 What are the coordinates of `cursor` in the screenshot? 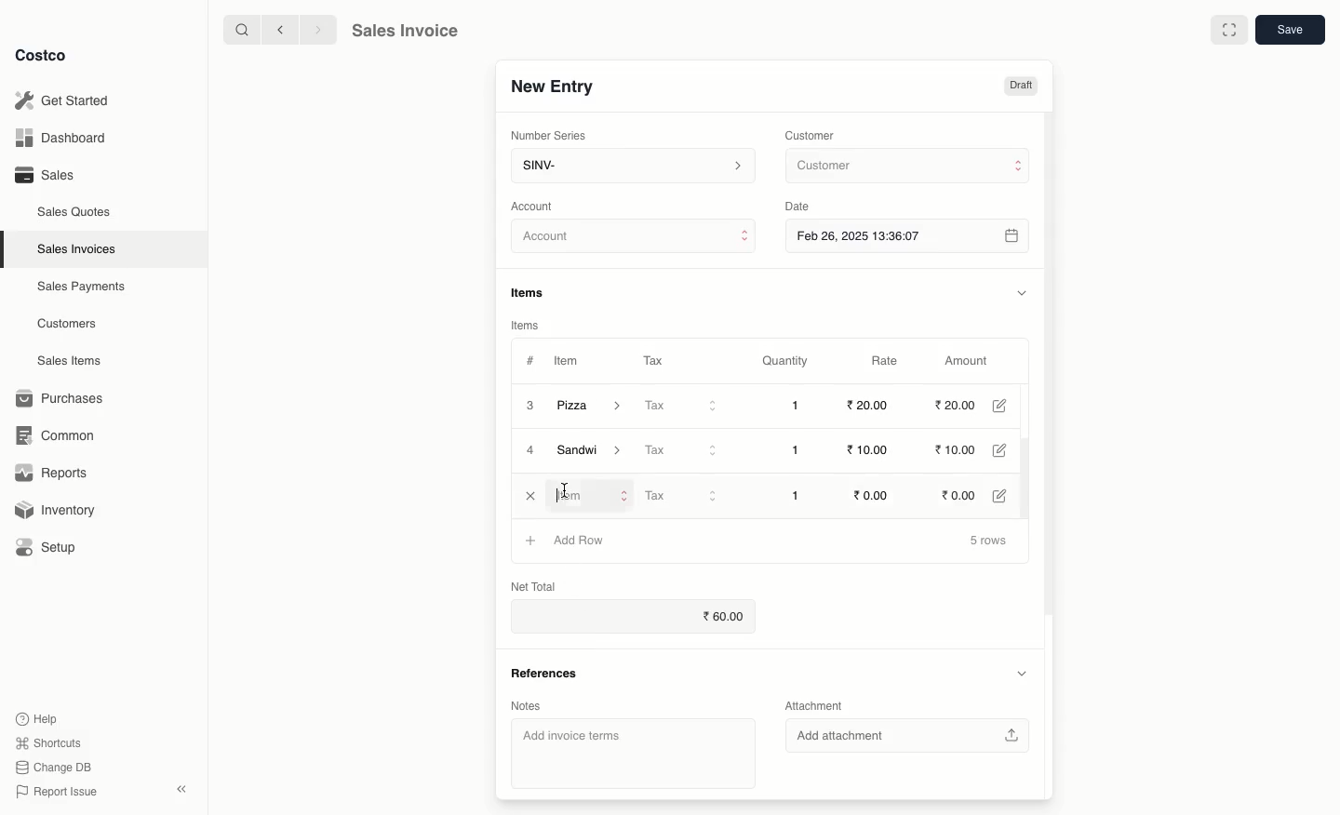 It's located at (567, 487).